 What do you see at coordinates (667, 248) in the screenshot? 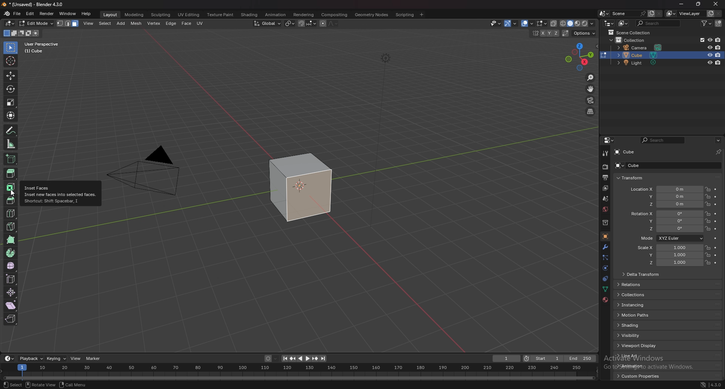
I see `scale x` at bounding box center [667, 248].